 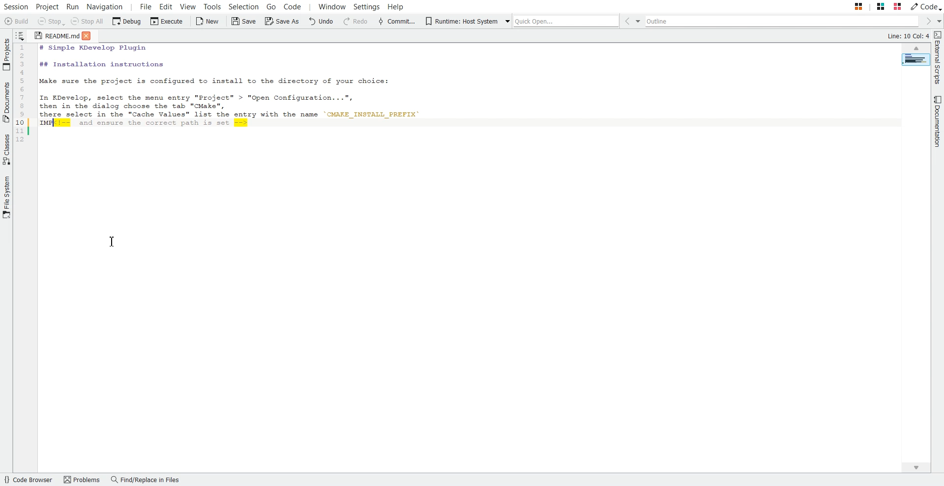 I want to click on Documentation, so click(x=938, y=122).